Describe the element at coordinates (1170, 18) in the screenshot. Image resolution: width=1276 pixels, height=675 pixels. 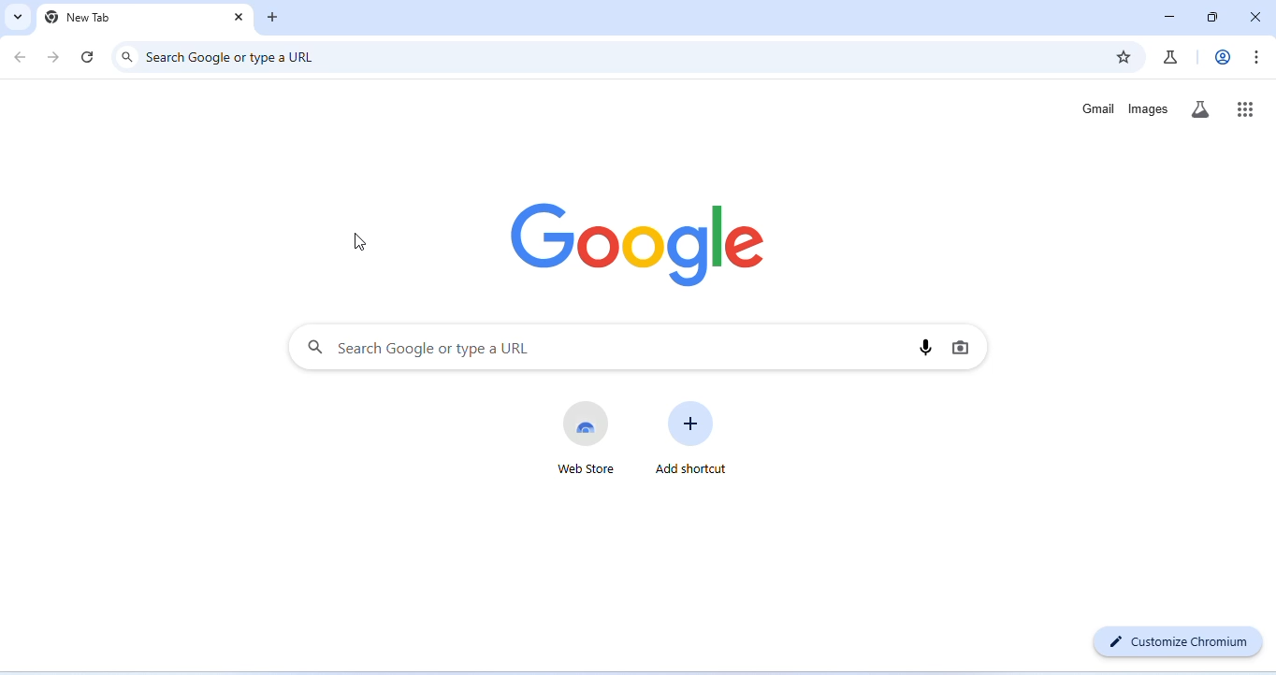
I see `minimize` at that location.